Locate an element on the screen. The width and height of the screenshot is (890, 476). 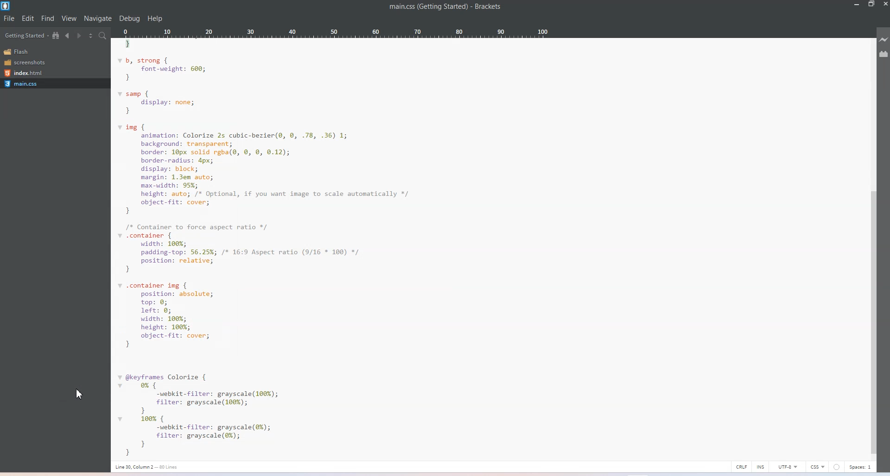
Screenshots is located at coordinates (28, 63).